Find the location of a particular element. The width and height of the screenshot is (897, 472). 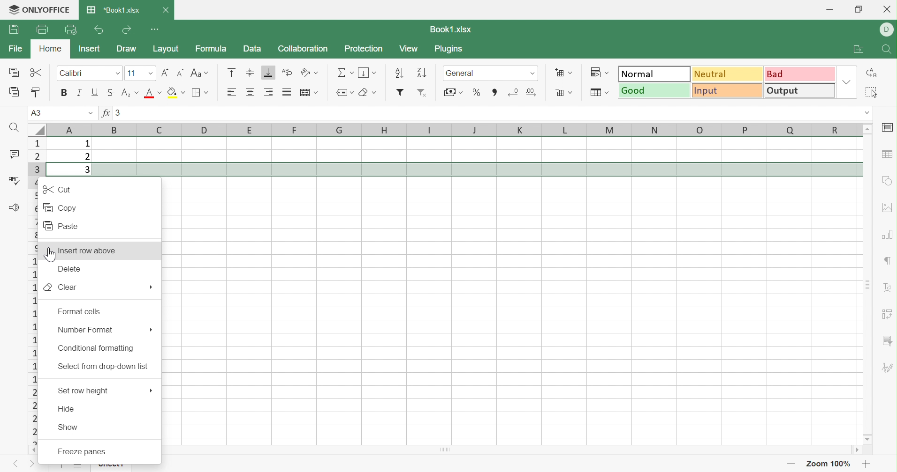

Set row height is located at coordinates (80, 391).